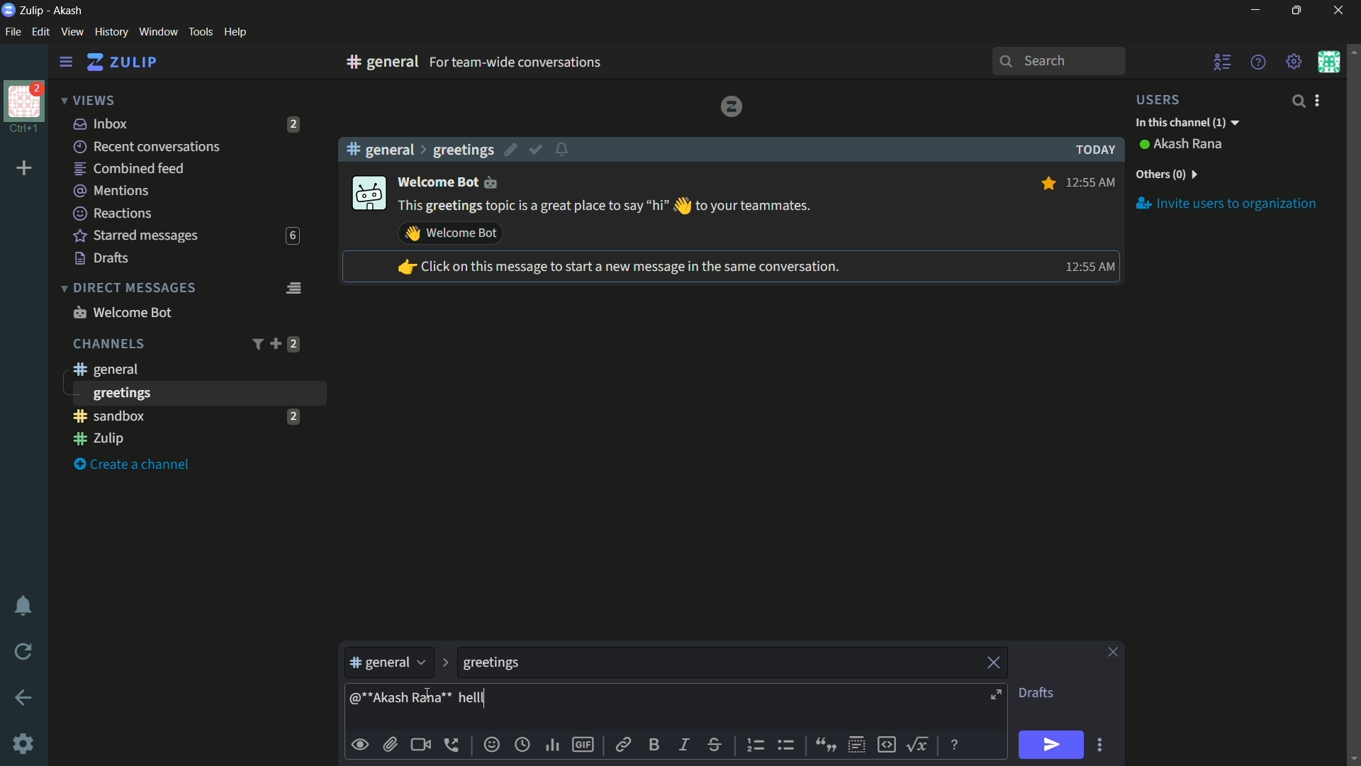  What do you see at coordinates (554, 746) in the screenshot?
I see `add poll` at bounding box center [554, 746].